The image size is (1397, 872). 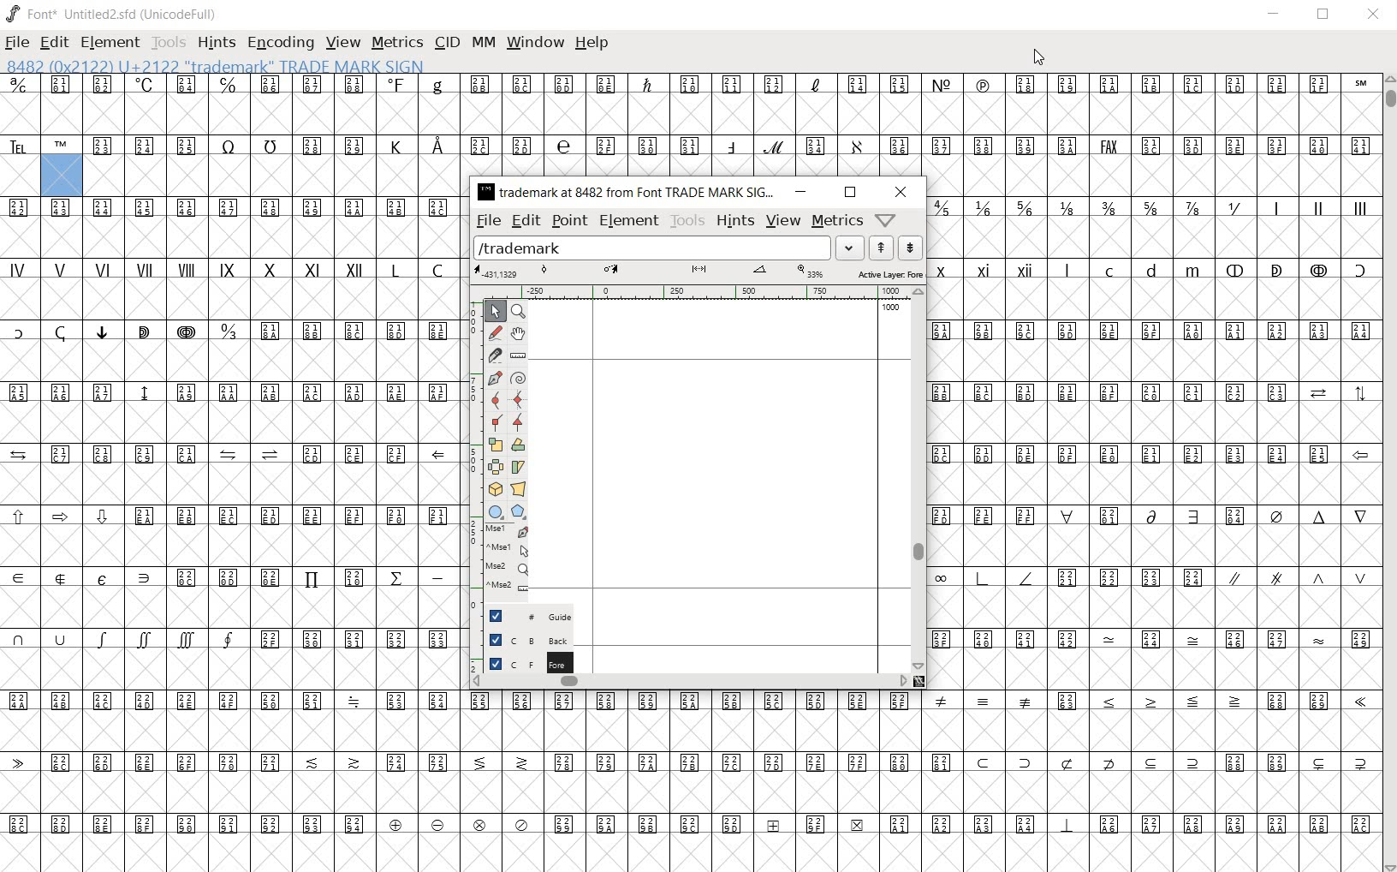 What do you see at coordinates (991, 288) in the screenshot?
I see `roman characters` at bounding box center [991, 288].